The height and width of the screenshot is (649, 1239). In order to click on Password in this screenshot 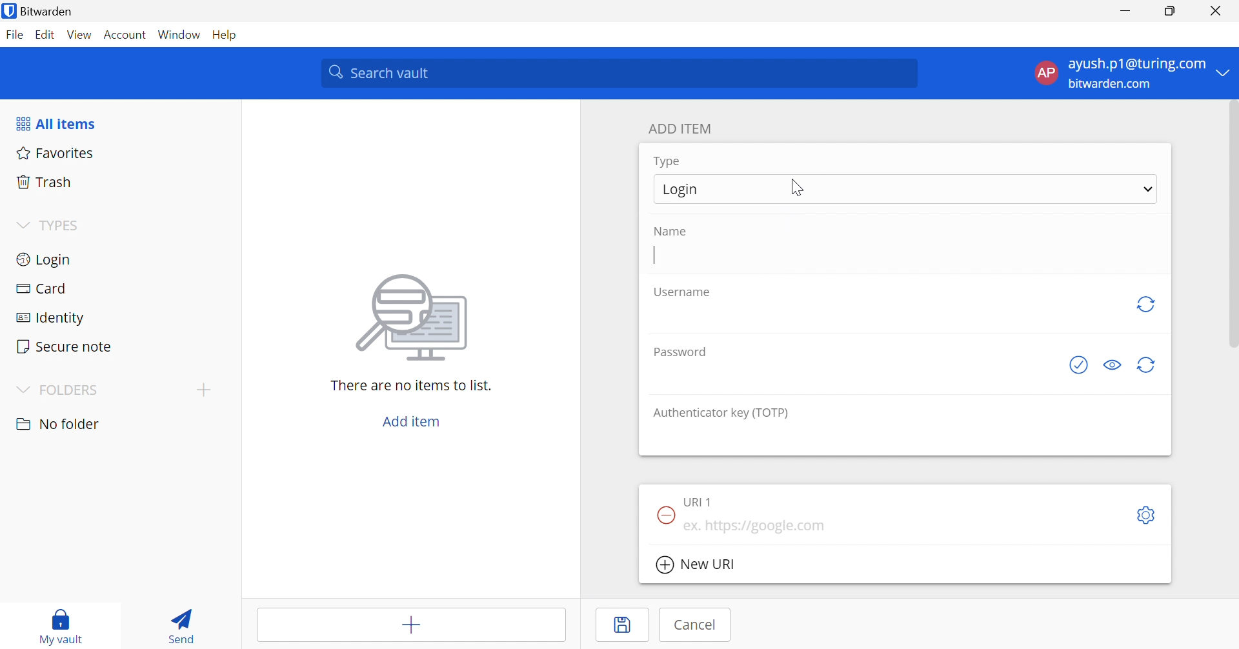, I will do `click(681, 354)`.